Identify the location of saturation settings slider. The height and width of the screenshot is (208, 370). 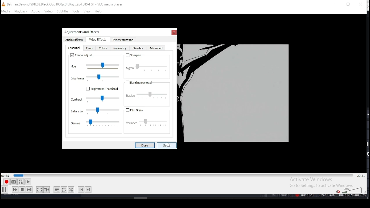
(95, 111).